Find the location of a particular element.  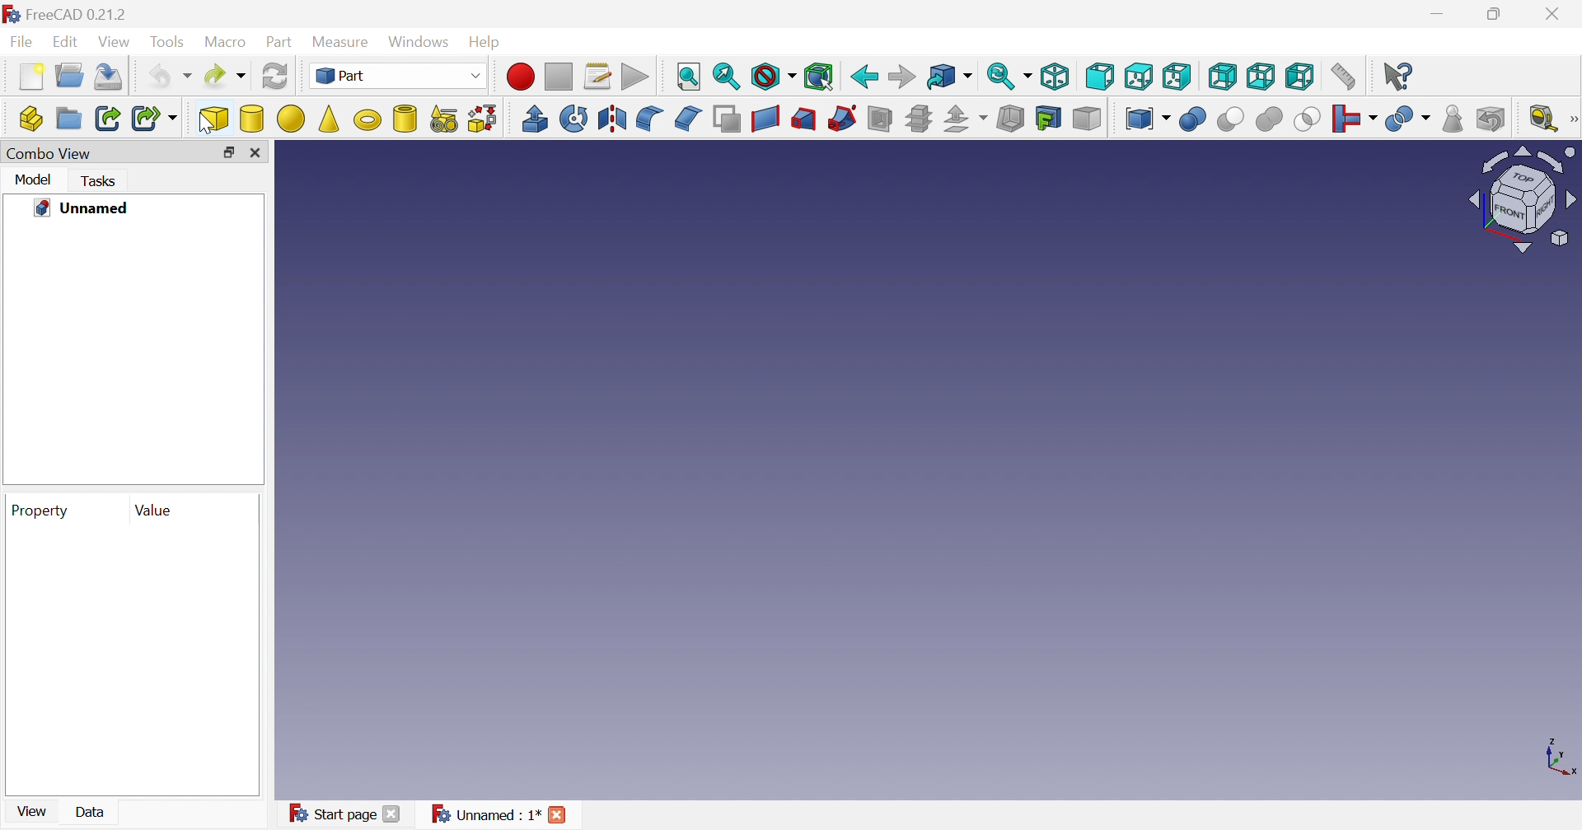

Close is located at coordinates (393, 813).